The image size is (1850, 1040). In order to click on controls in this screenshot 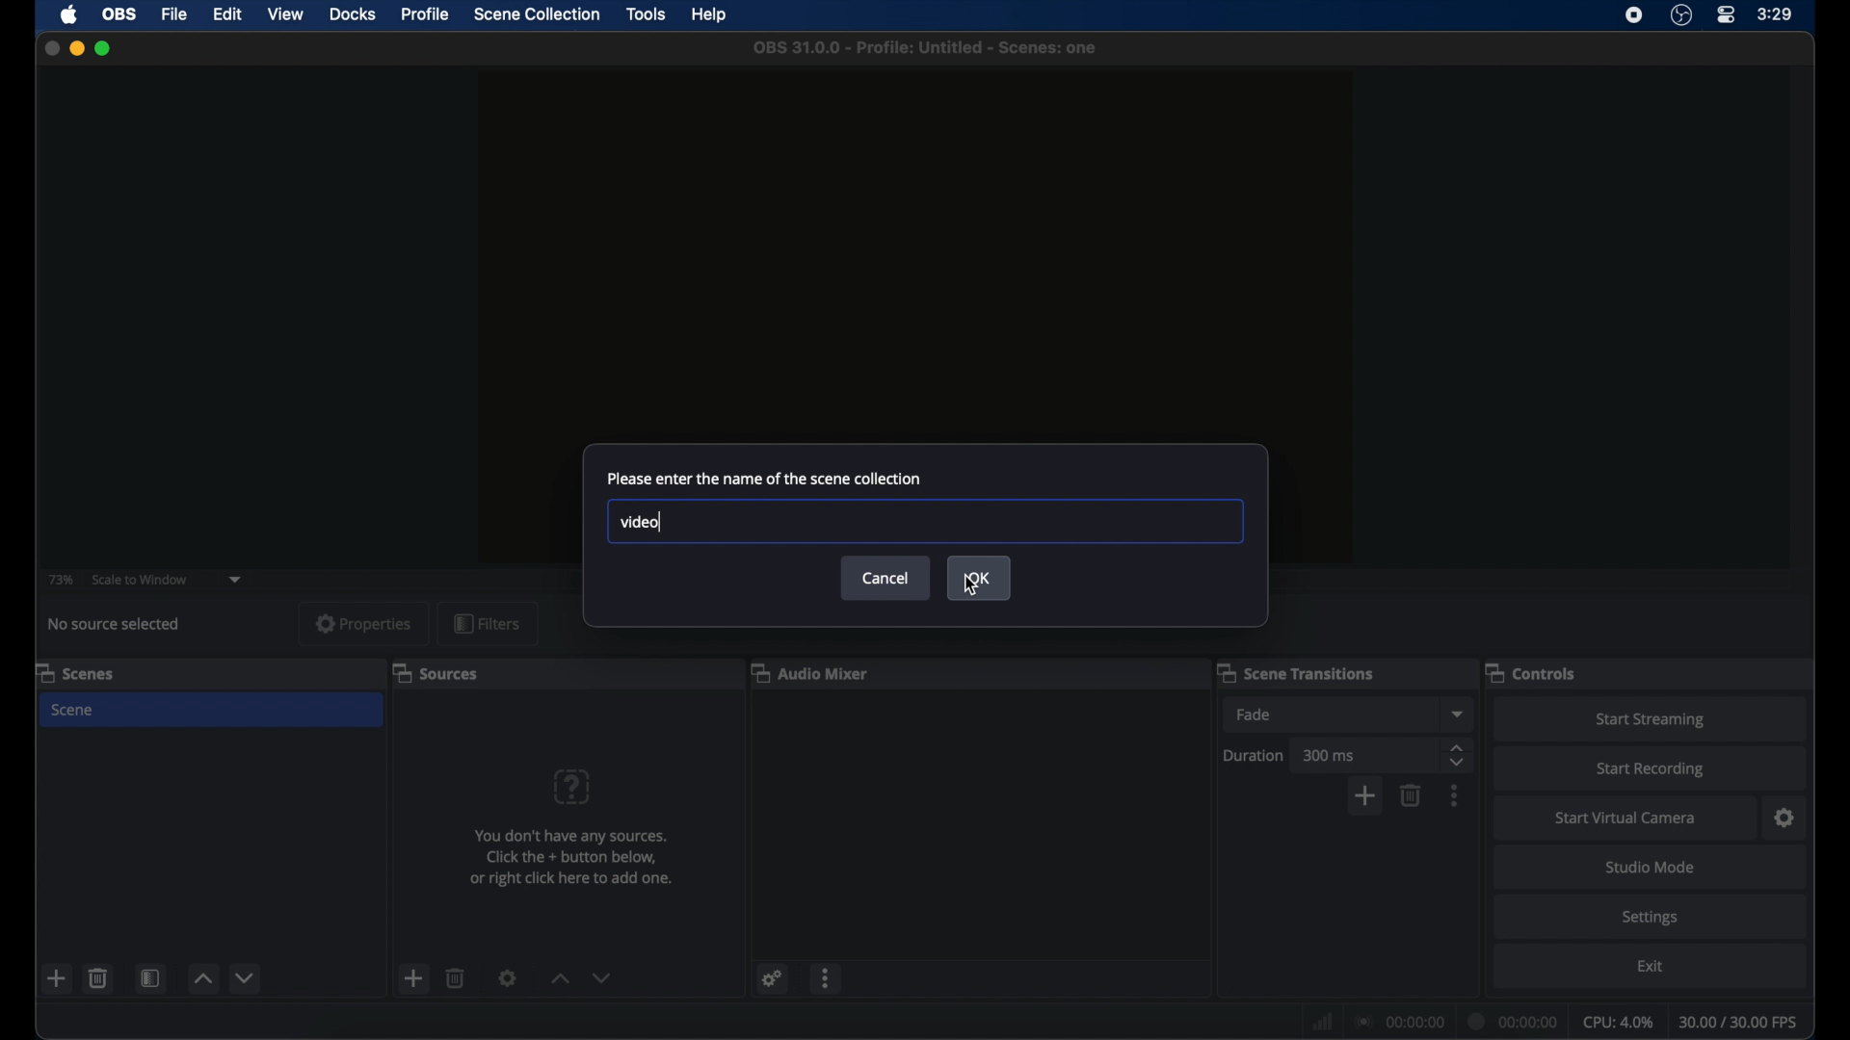, I will do `click(1532, 671)`.